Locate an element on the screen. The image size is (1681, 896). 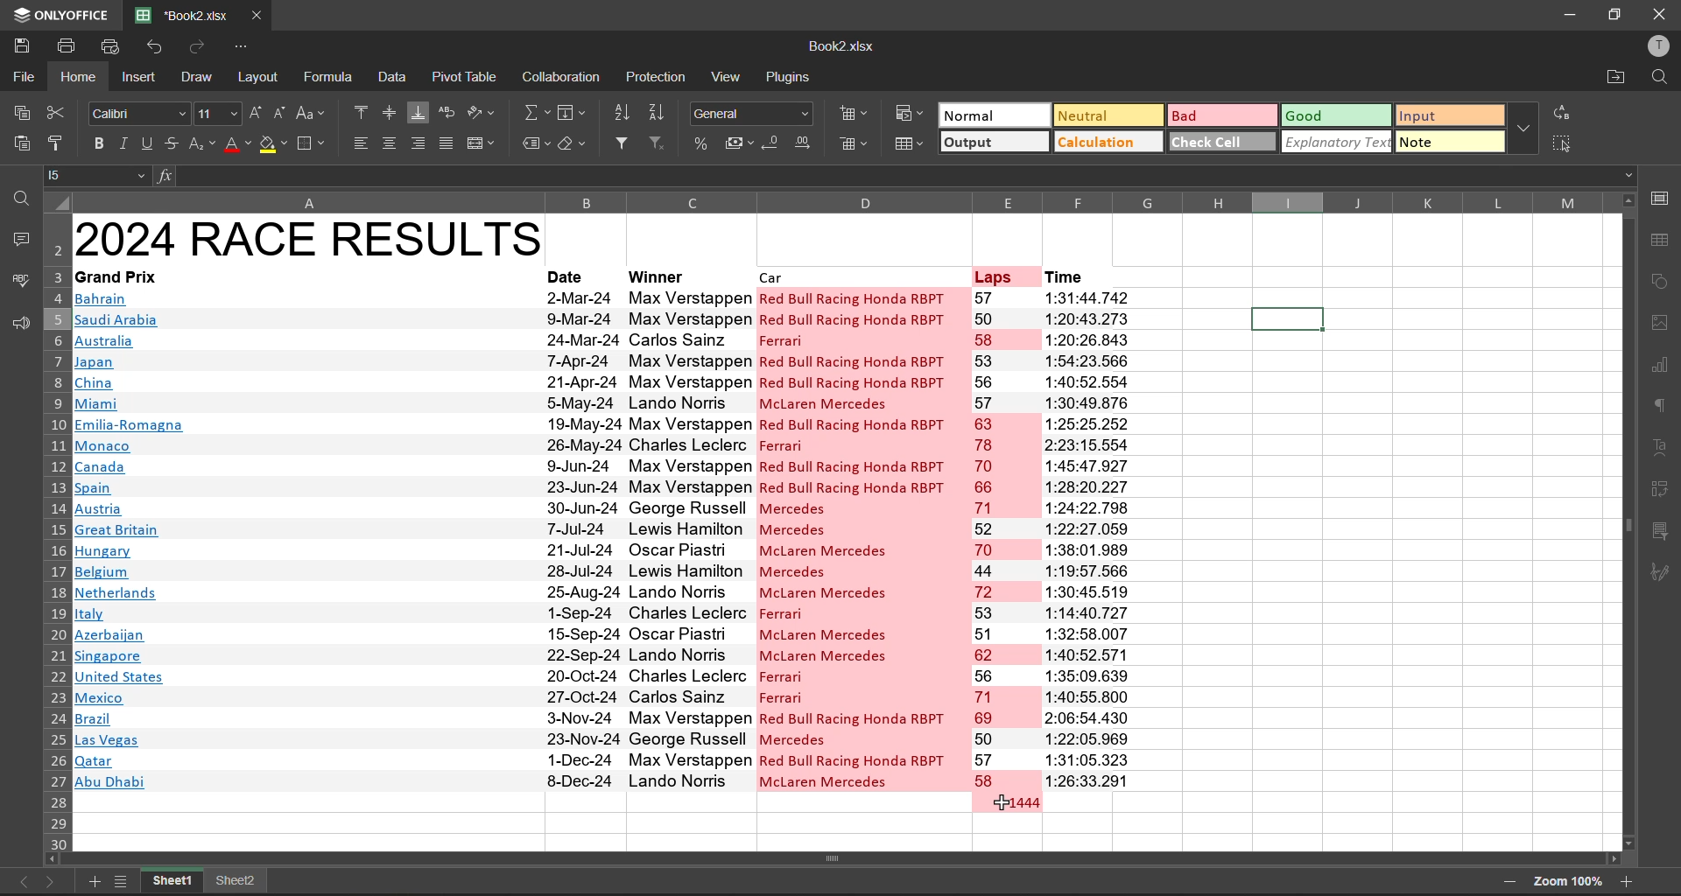
time is located at coordinates (1089, 540).